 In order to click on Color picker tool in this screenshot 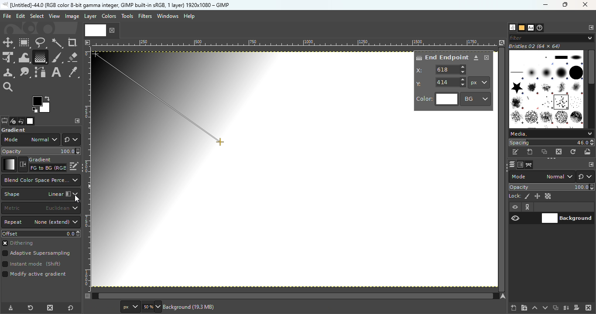, I will do `click(73, 73)`.